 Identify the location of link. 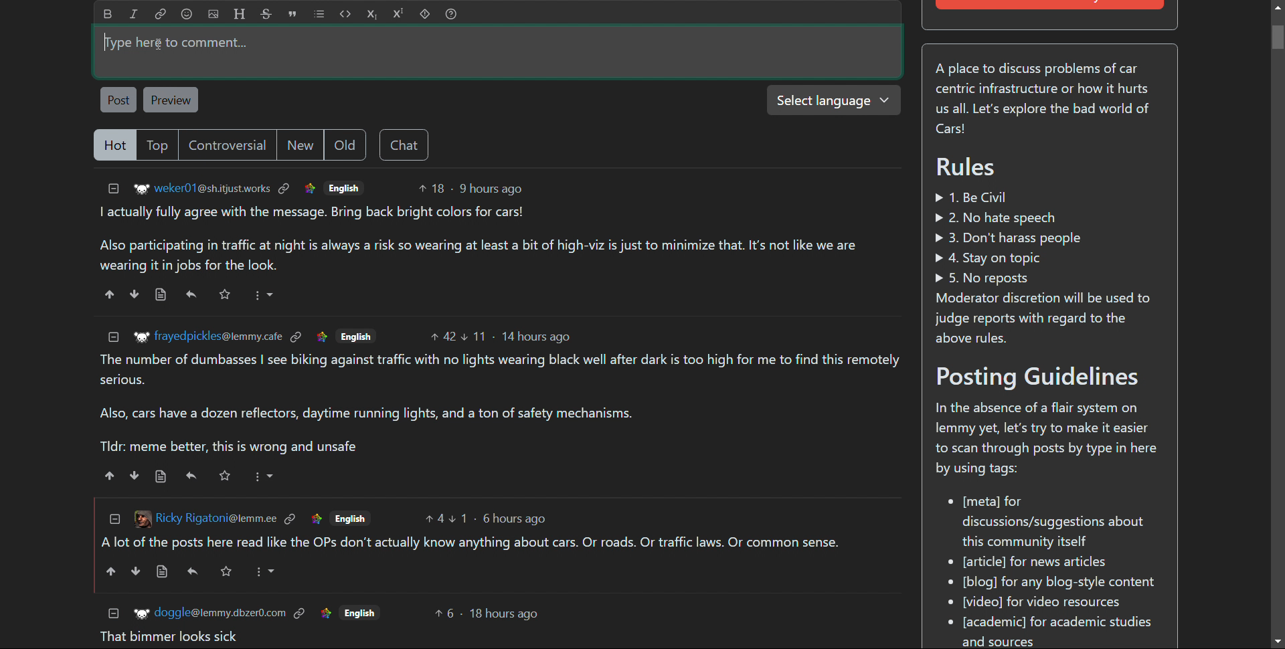
(290, 519).